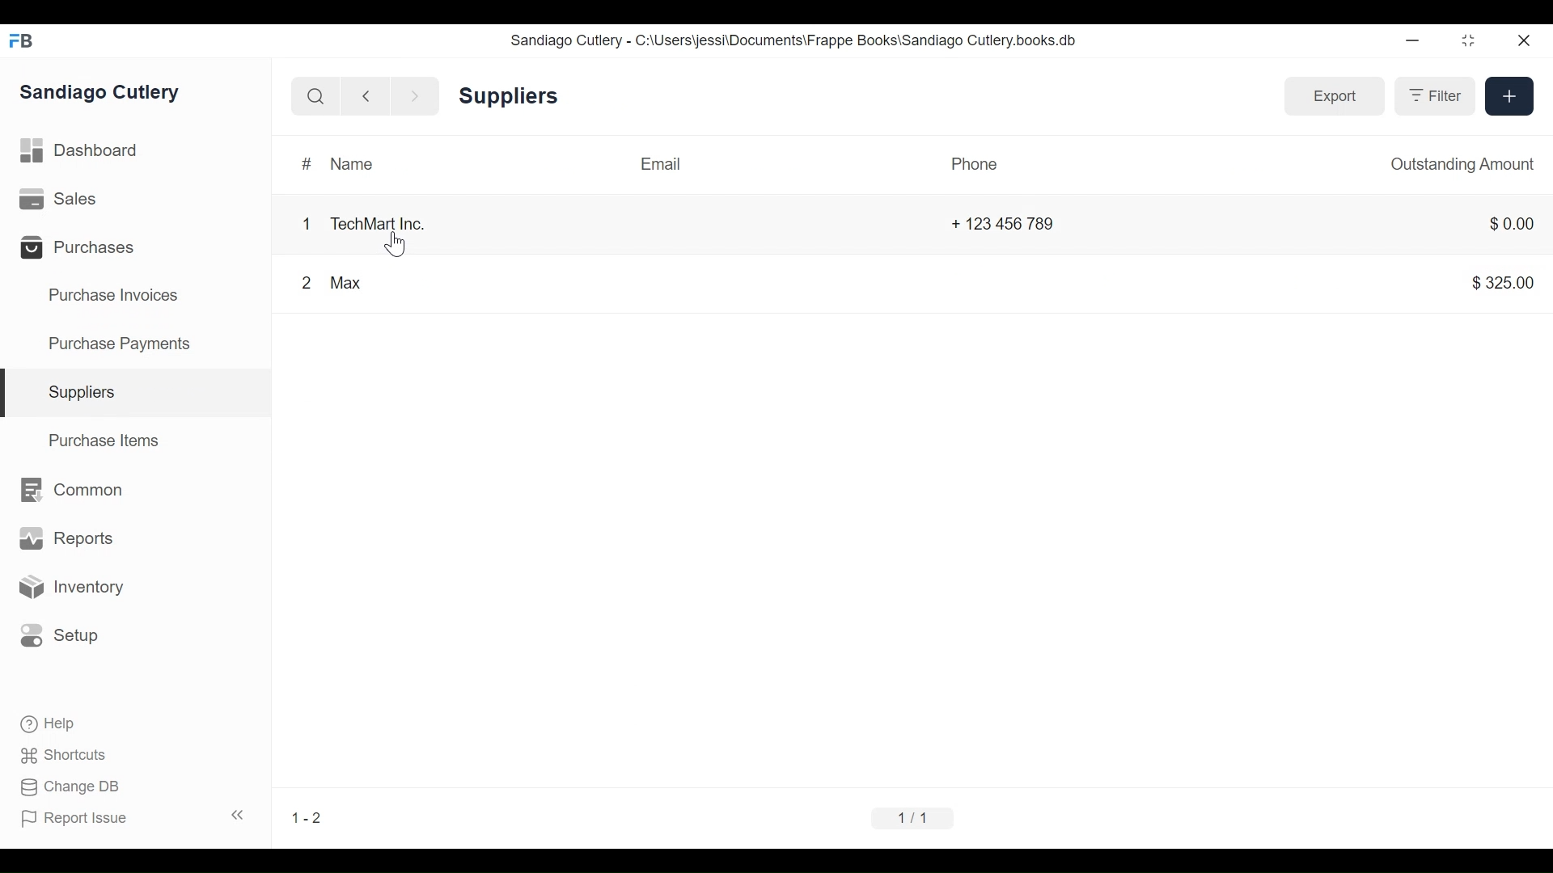  What do you see at coordinates (1414, 41) in the screenshot?
I see `minimize` at bounding box center [1414, 41].